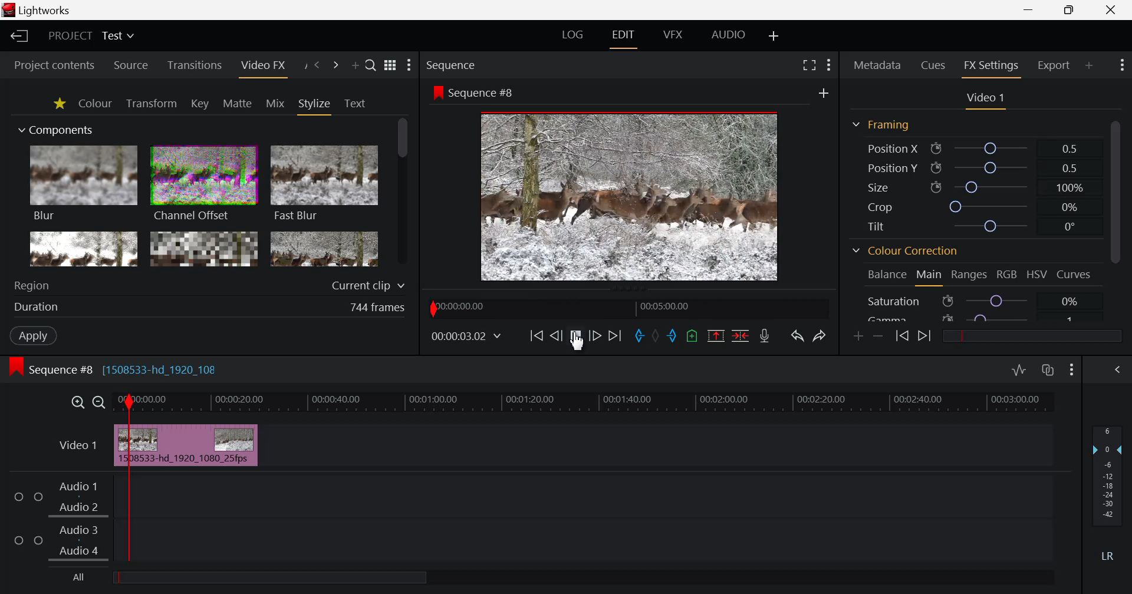 This screenshot has width=1132, height=594. What do you see at coordinates (1113, 10) in the screenshot?
I see `Close` at bounding box center [1113, 10].